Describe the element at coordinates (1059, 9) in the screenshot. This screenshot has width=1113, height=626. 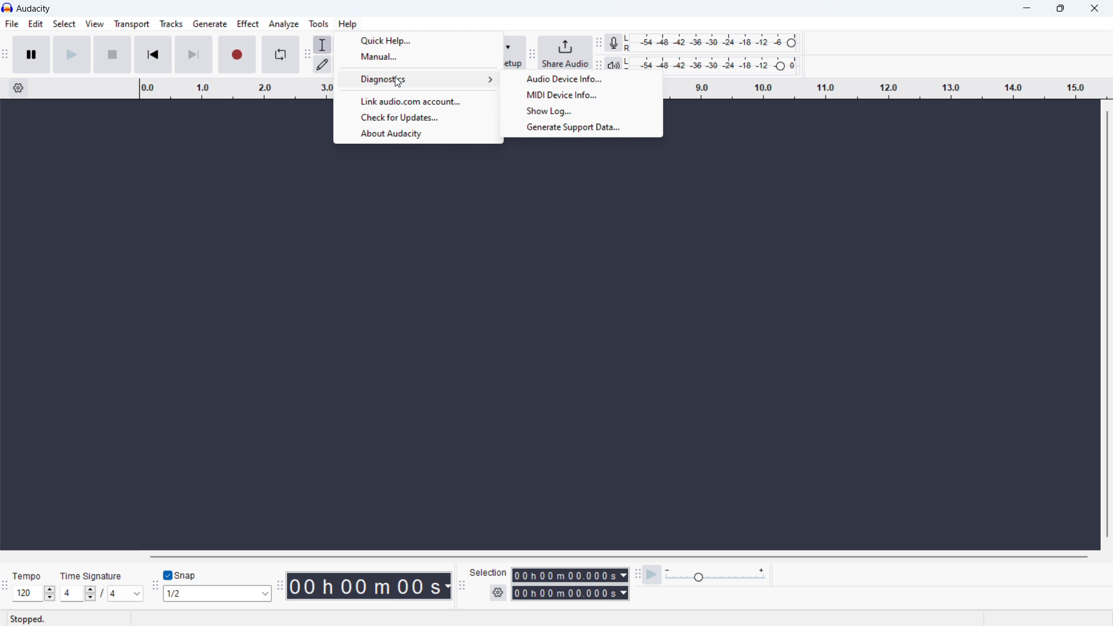
I see `maximize` at that location.